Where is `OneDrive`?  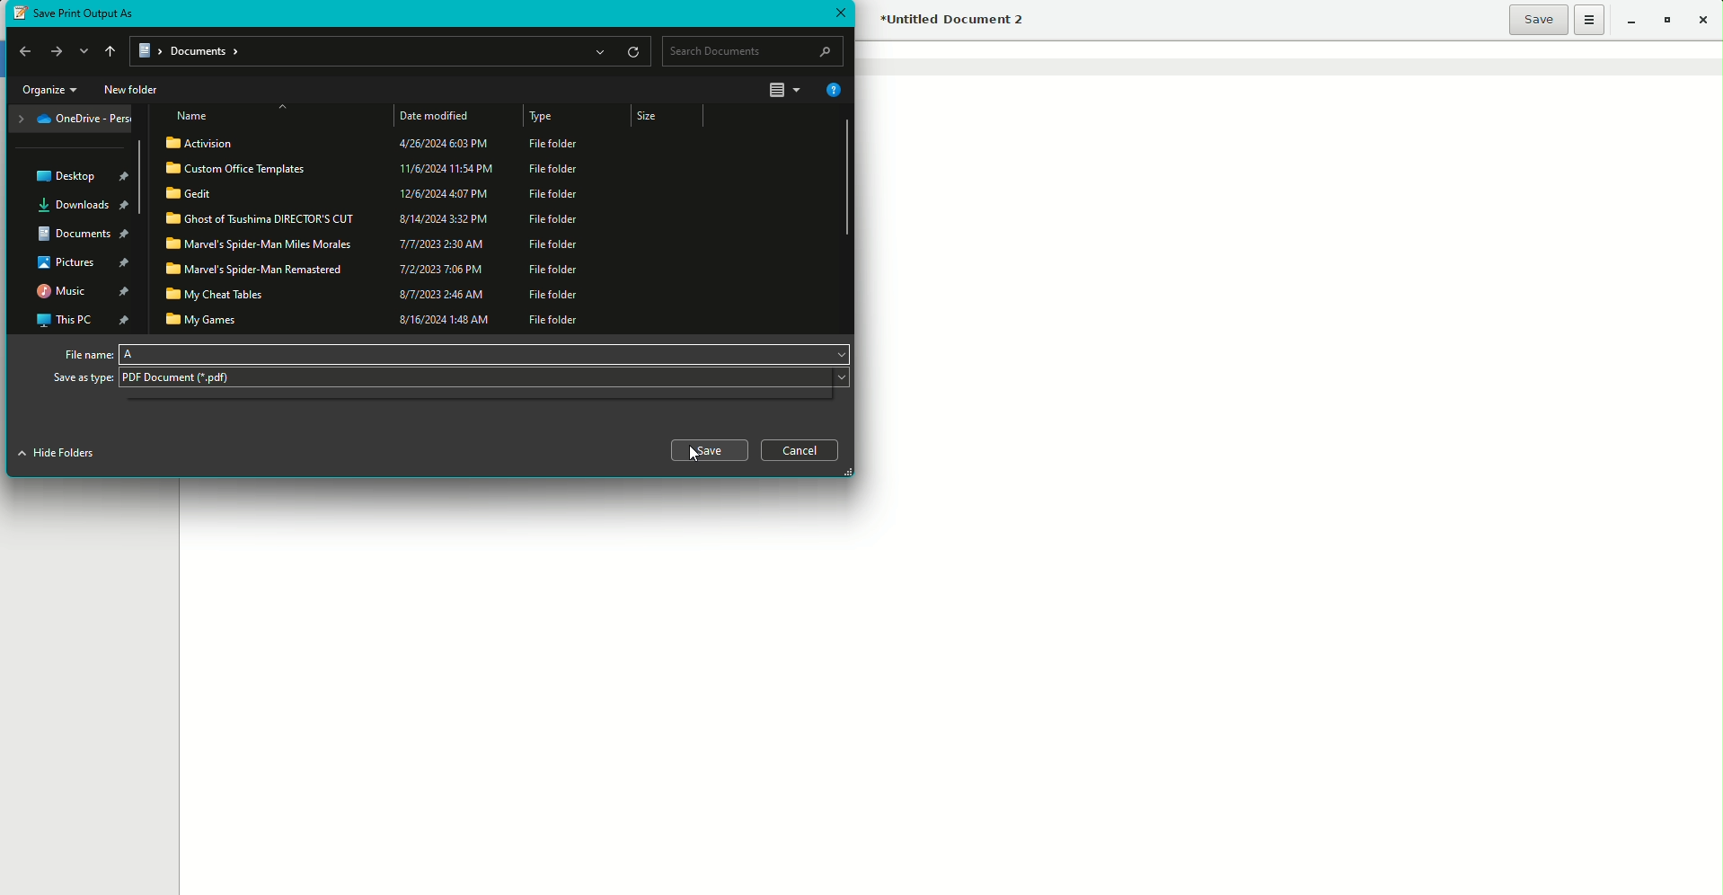
OneDrive is located at coordinates (75, 120).